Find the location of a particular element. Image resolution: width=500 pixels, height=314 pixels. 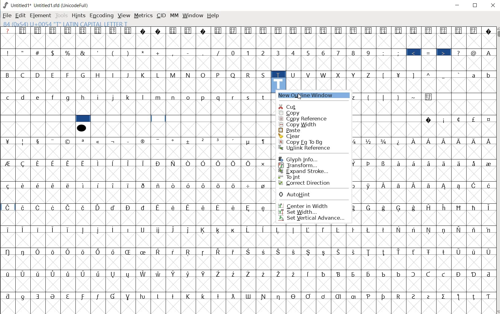

scrollbar is located at coordinates (497, 170).